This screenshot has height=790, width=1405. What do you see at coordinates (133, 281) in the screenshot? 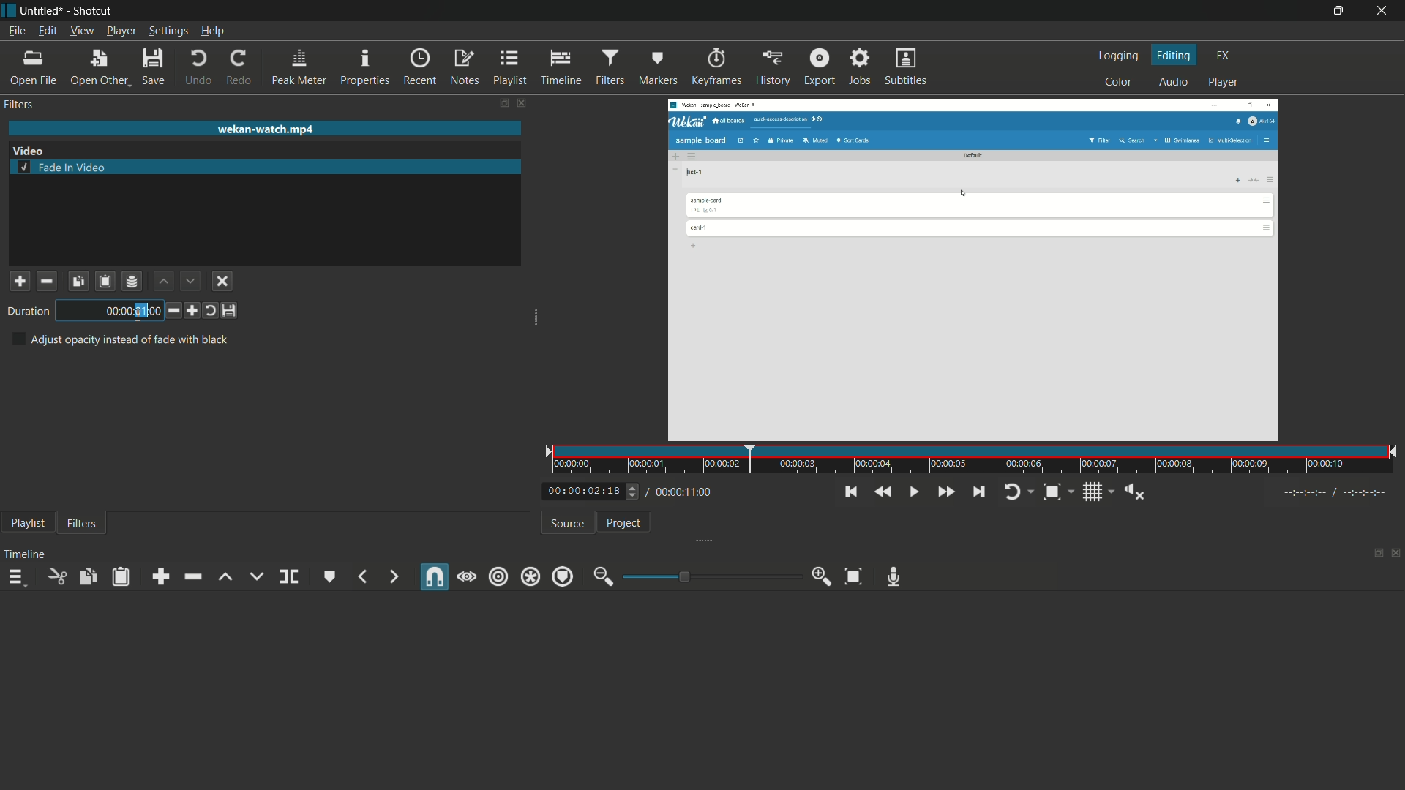
I see `save filter set` at bounding box center [133, 281].